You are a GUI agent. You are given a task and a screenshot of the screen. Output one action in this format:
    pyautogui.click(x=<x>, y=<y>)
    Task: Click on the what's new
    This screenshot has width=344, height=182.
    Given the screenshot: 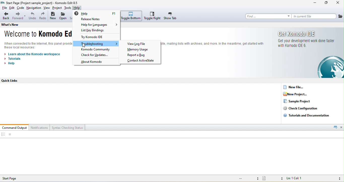 What is the action you would take?
    pyautogui.click(x=14, y=24)
    